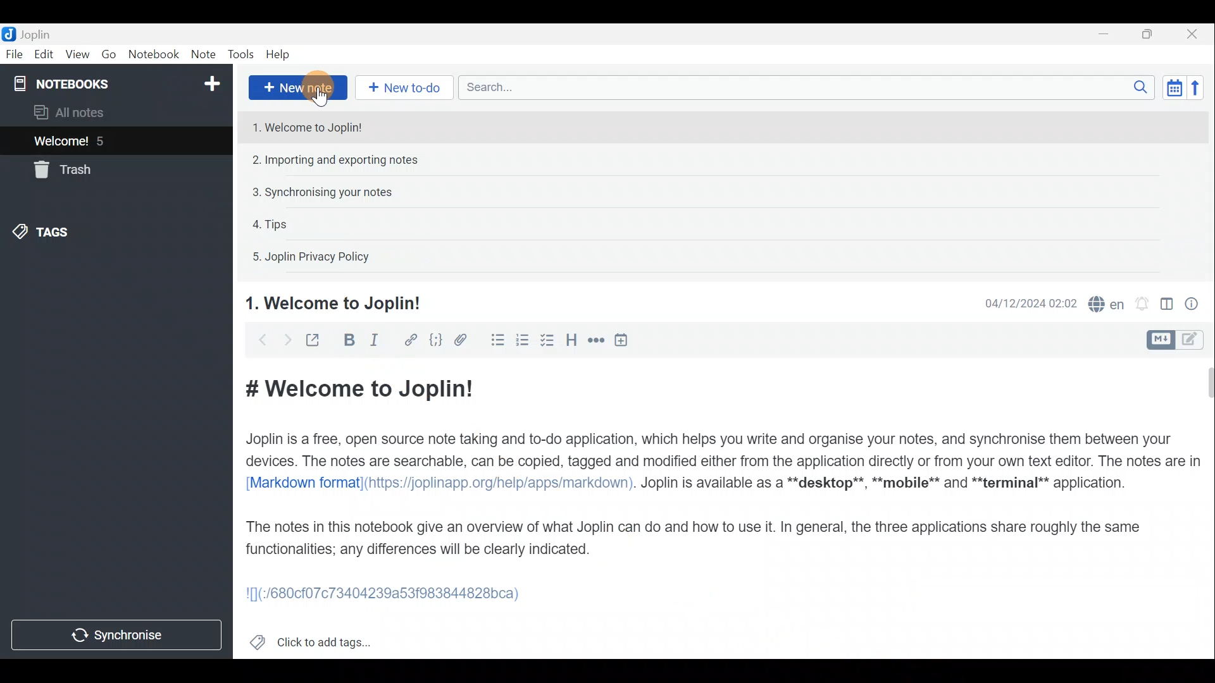 The width and height of the screenshot is (1215, 683). Describe the element at coordinates (328, 639) in the screenshot. I see `Click to add tags` at that location.